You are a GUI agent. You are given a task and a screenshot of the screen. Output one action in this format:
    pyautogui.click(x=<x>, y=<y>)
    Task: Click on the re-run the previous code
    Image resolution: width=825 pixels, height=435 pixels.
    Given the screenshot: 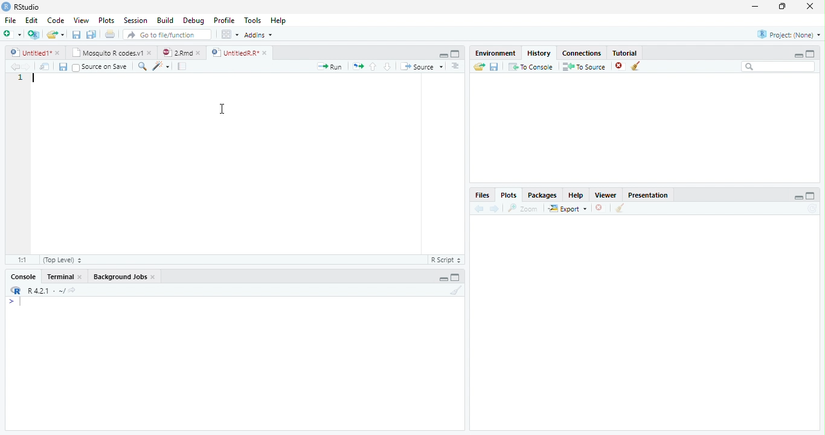 What is the action you would take?
    pyautogui.click(x=358, y=66)
    